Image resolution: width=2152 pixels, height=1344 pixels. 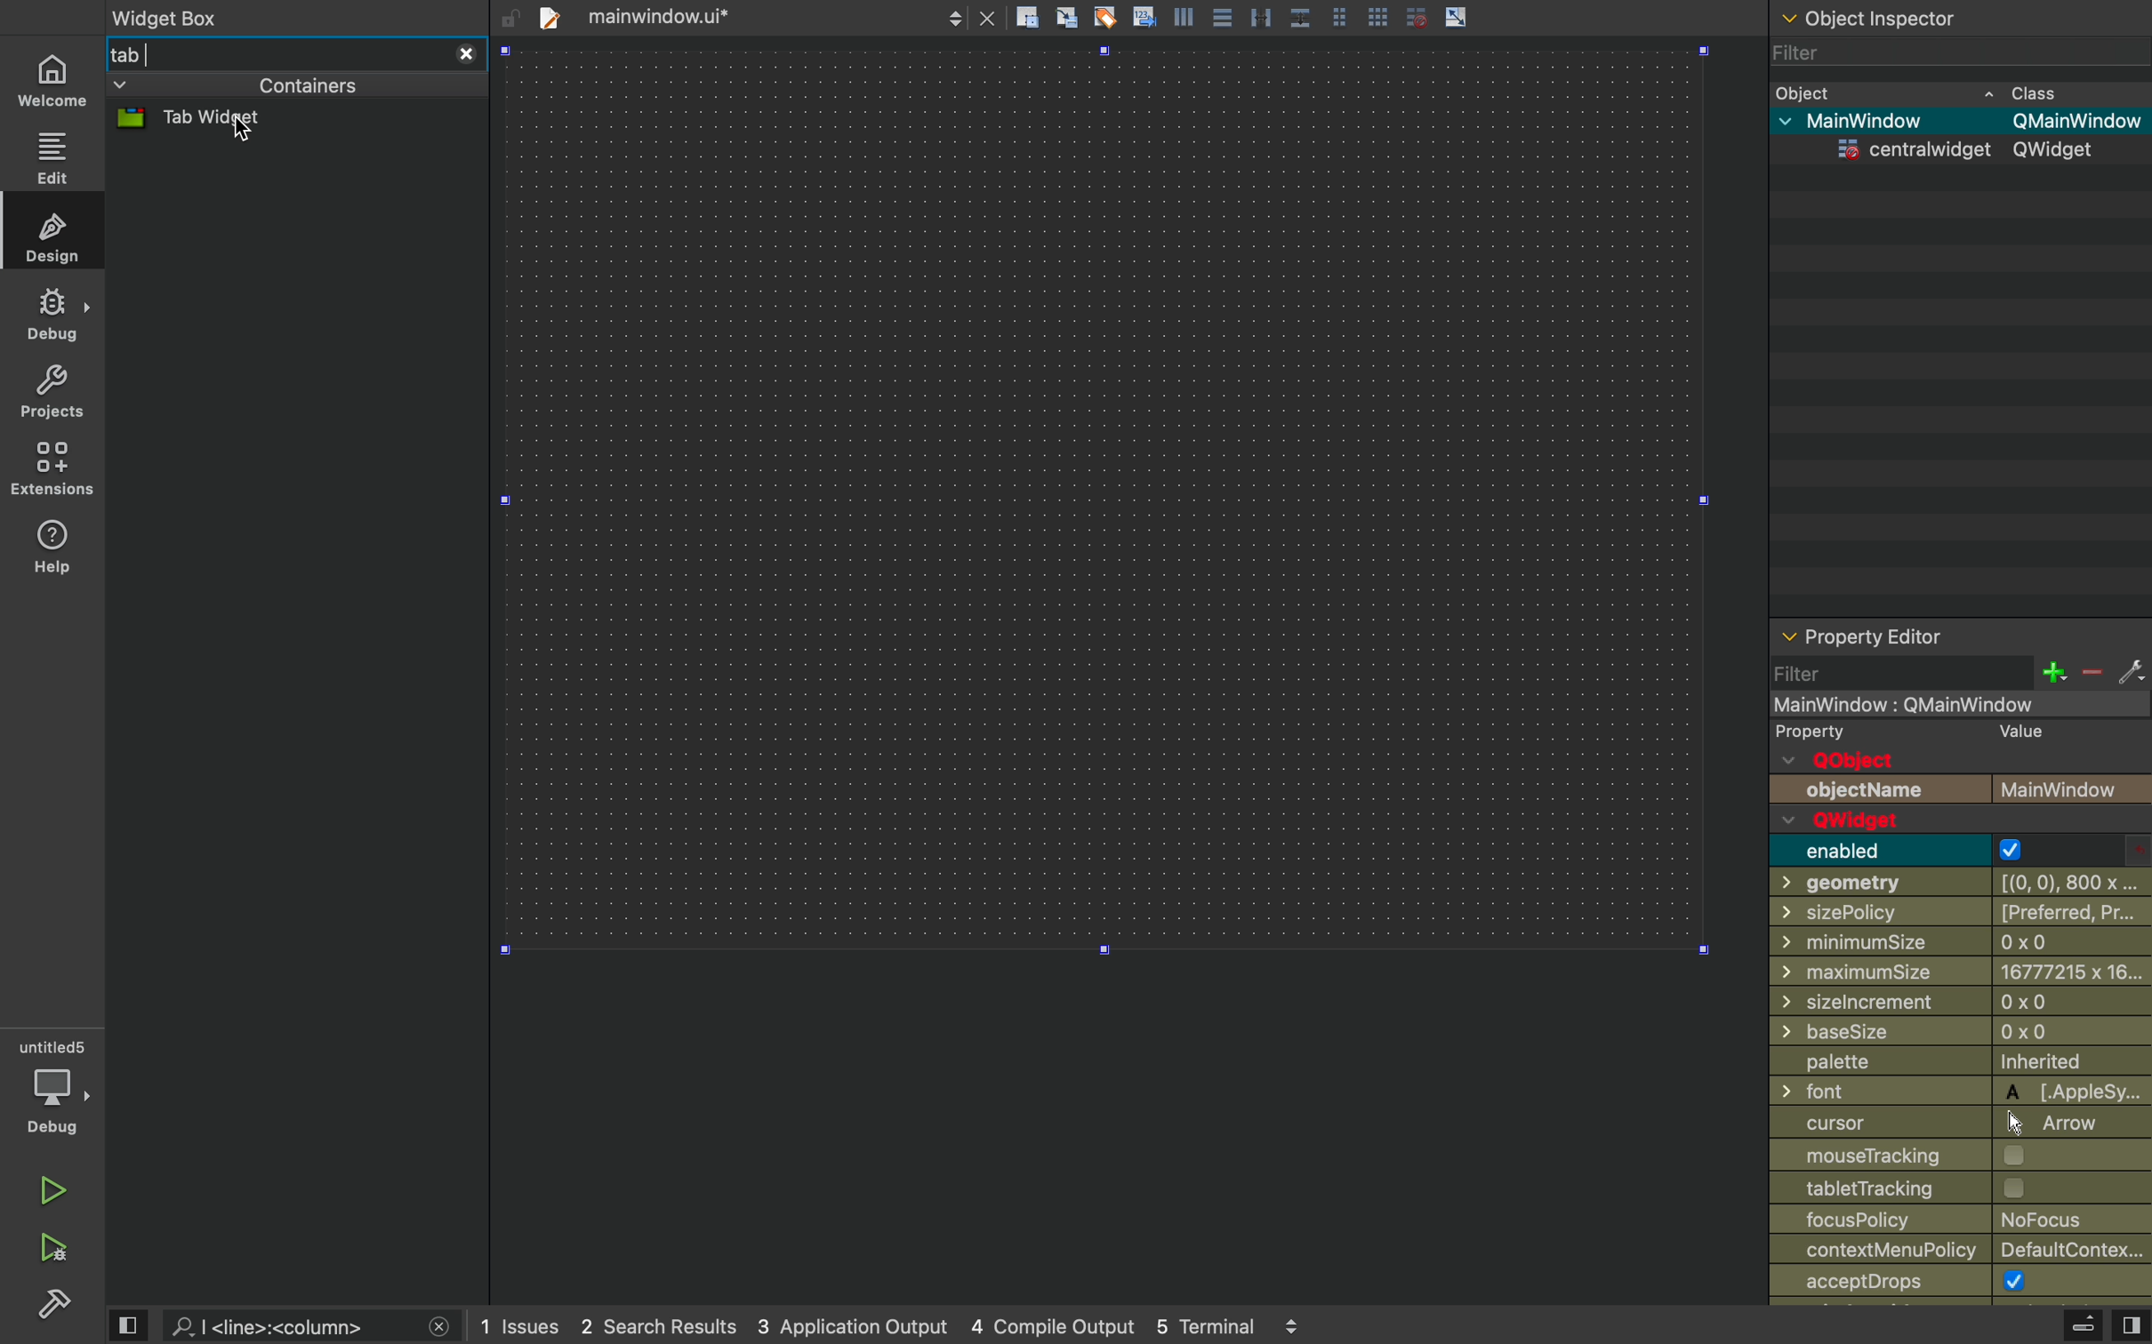 What do you see at coordinates (1220, 16) in the screenshot?
I see `align center` at bounding box center [1220, 16].